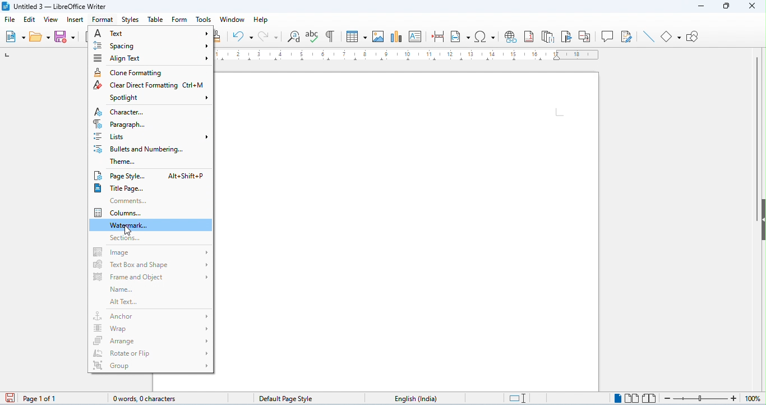  I want to click on show draw functions, so click(693, 38).